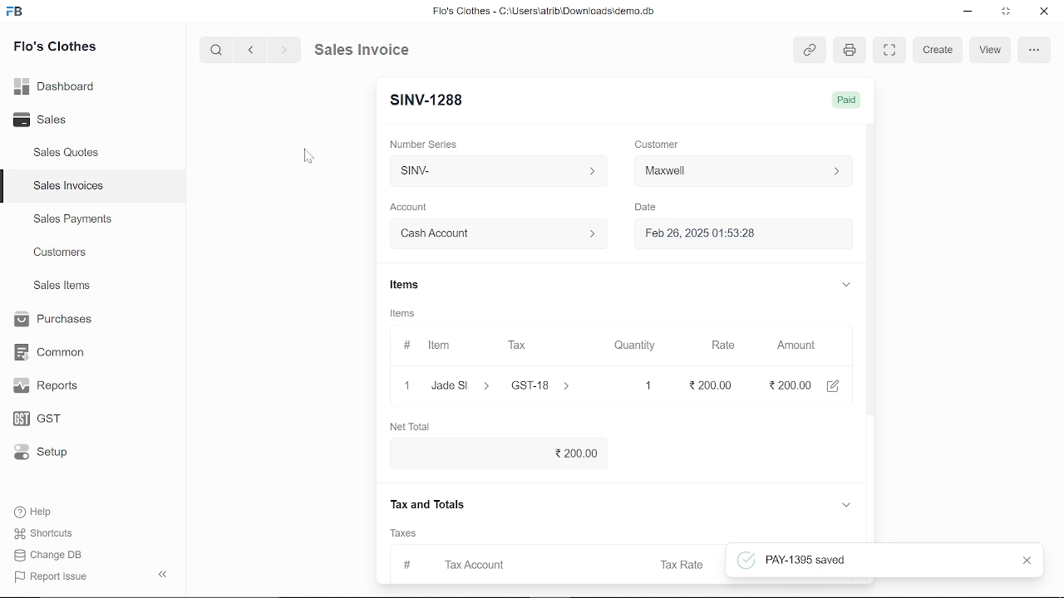  Describe the element at coordinates (1042, 12) in the screenshot. I see `close` at that location.